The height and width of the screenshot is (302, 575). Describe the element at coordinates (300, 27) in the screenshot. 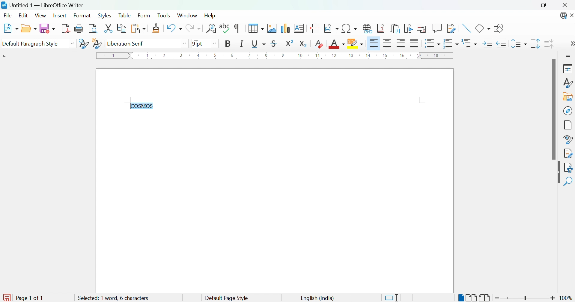

I see `Insert Text Box` at that location.